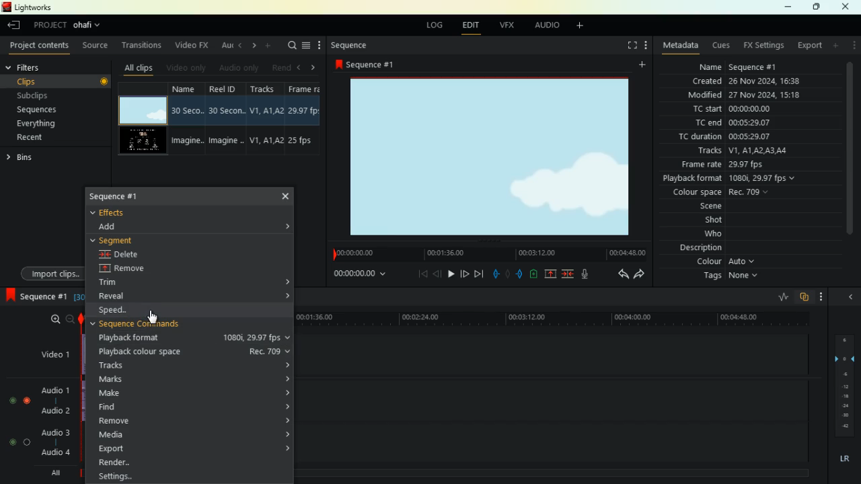 The height and width of the screenshot is (484, 861). I want to click on tc start, so click(748, 108).